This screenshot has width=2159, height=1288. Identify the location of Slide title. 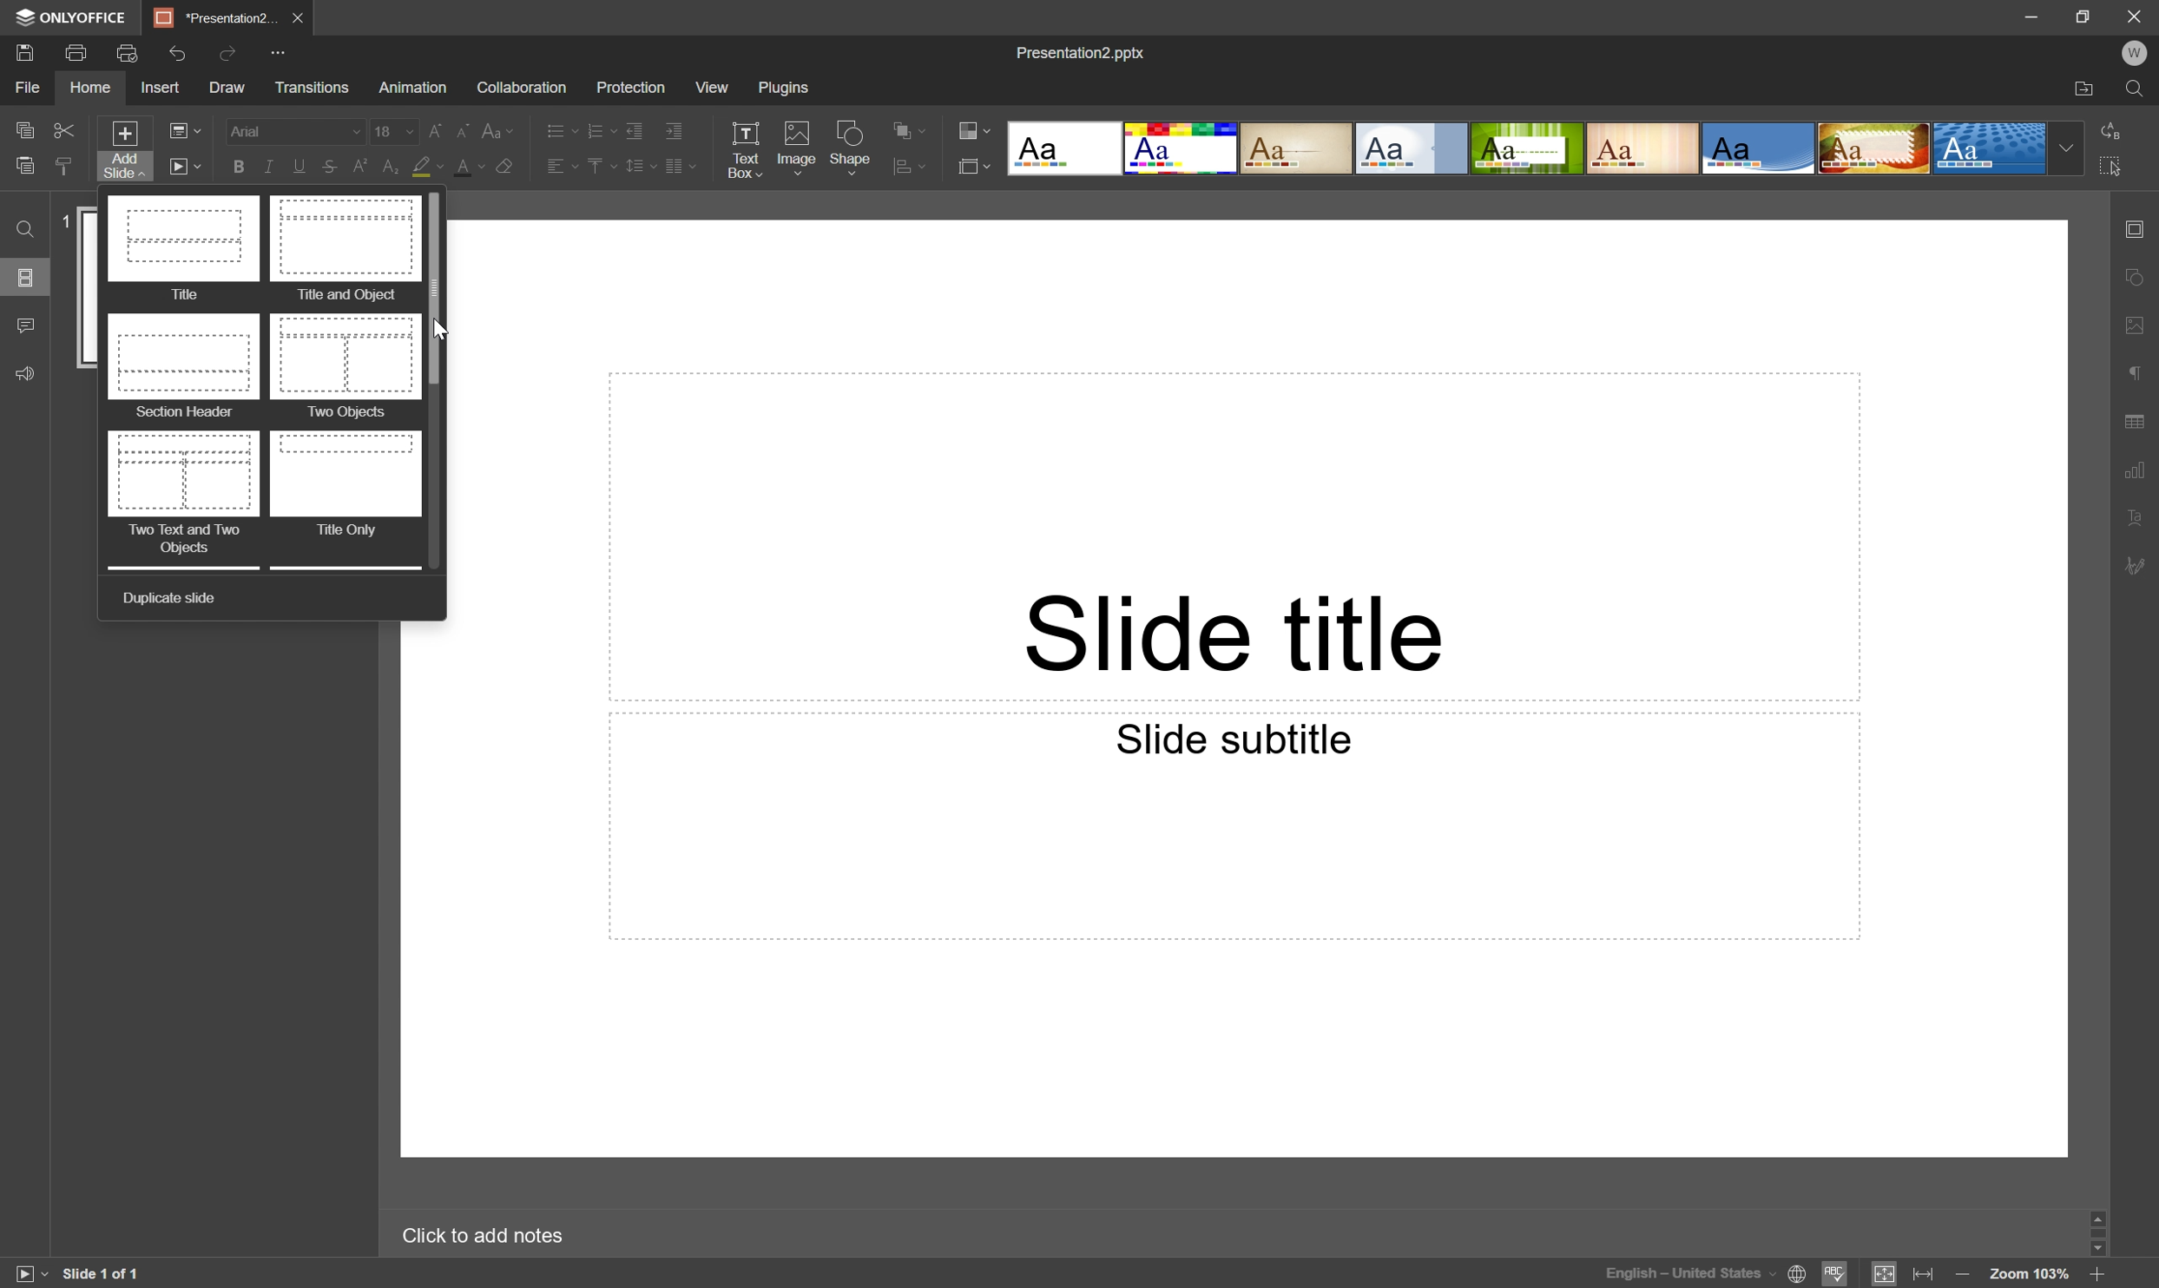
(1239, 630).